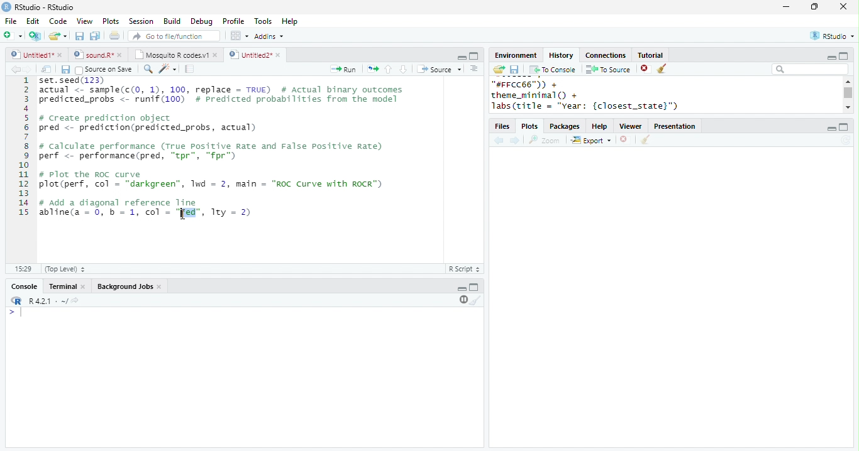  Describe the element at coordinates (47, 8) in the screenshot. I see `RStudio-RStudio` at that location.